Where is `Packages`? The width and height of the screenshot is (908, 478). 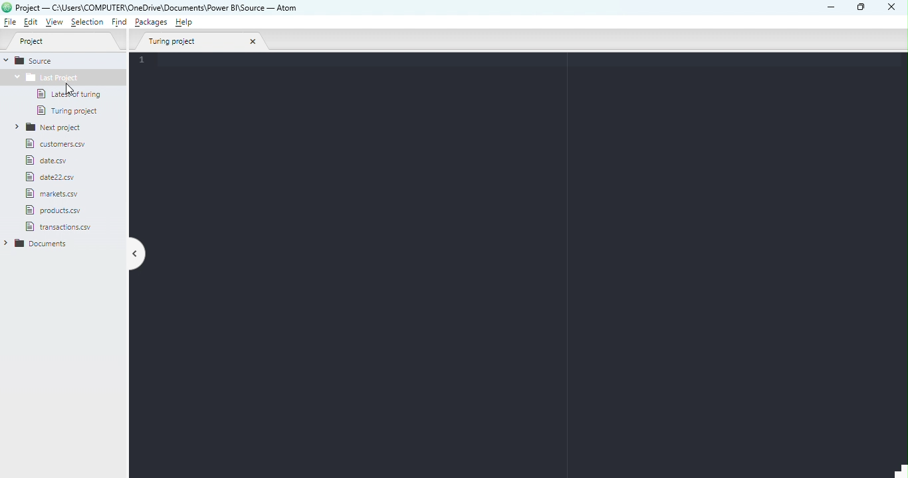 Packages is located at coordinates (152, 22).